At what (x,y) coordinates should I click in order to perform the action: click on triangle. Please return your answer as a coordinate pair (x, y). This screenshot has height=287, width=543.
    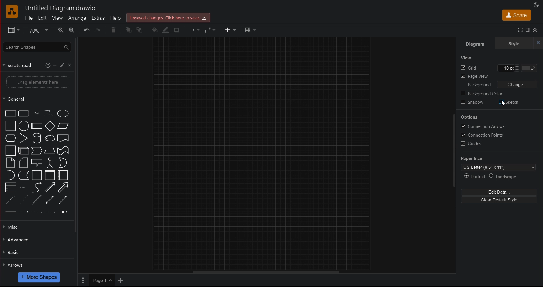
    Looking at the image, I should click on (23, 138).